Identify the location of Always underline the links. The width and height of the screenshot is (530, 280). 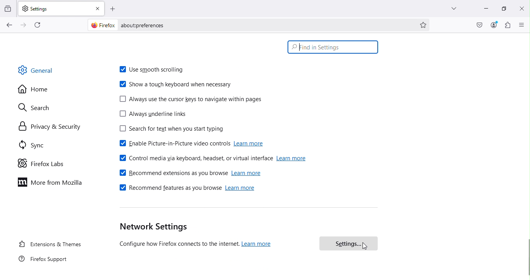
(152, 115).